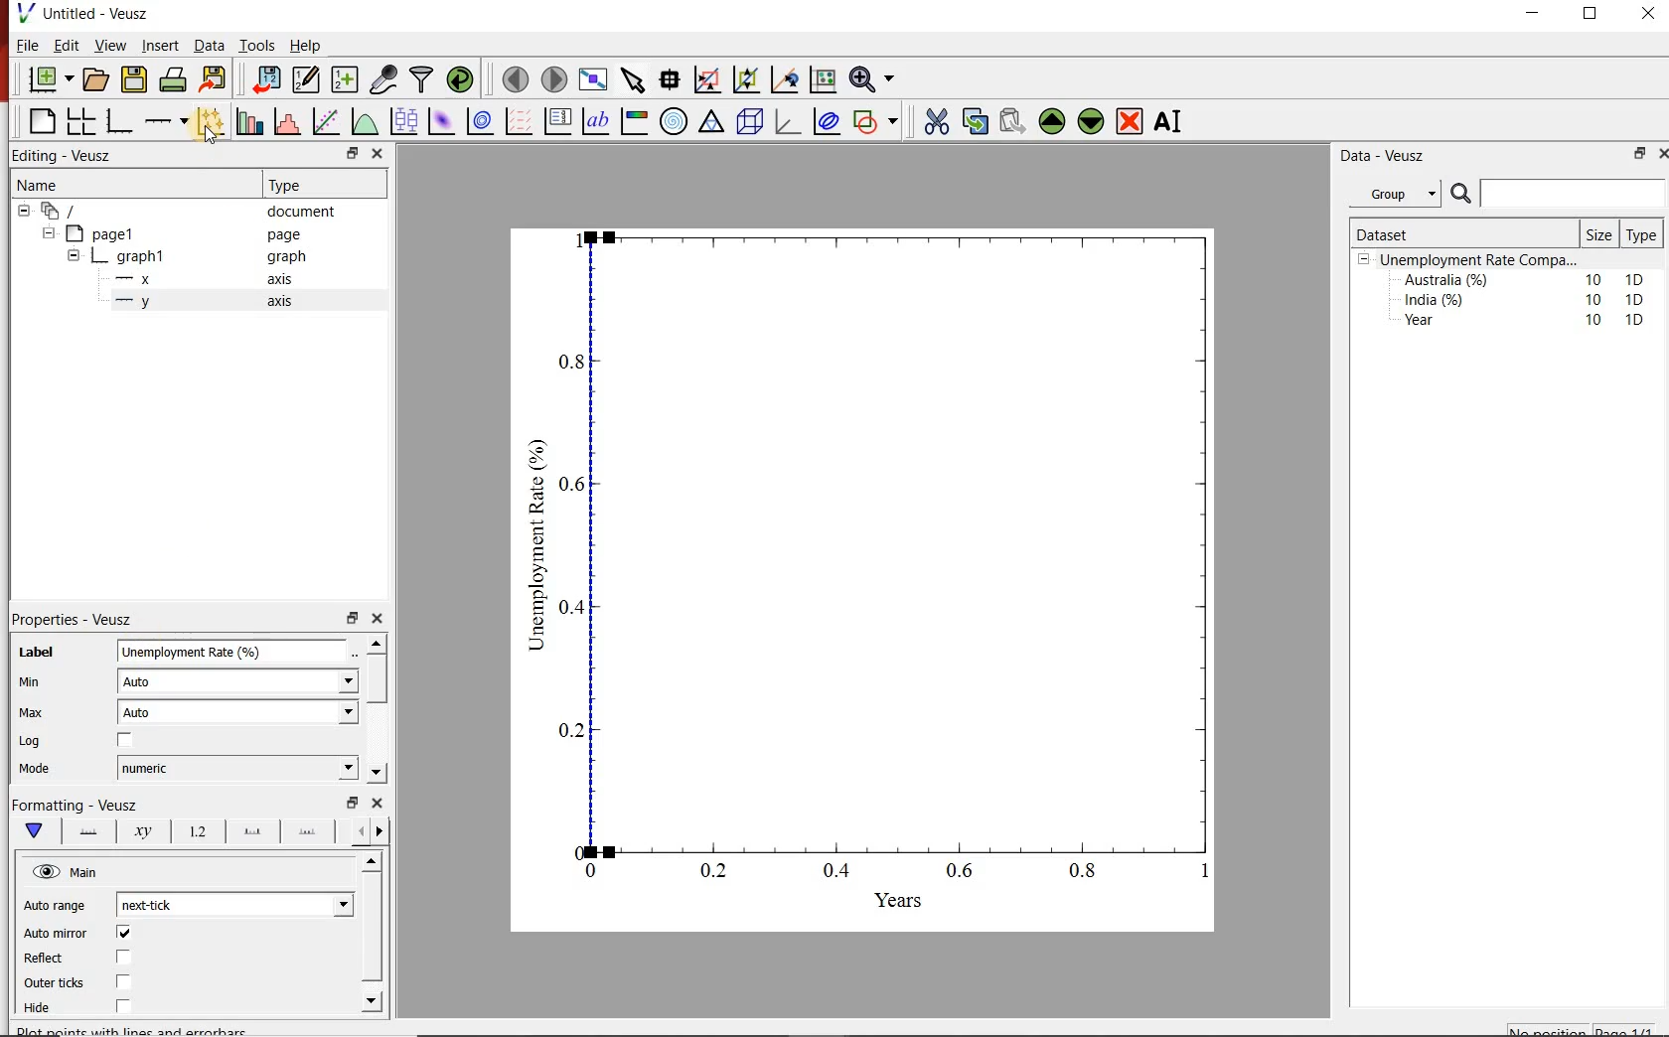  Describe the element at coordinates (127, 739) in the screenshot. I see `checkbox` at that location.